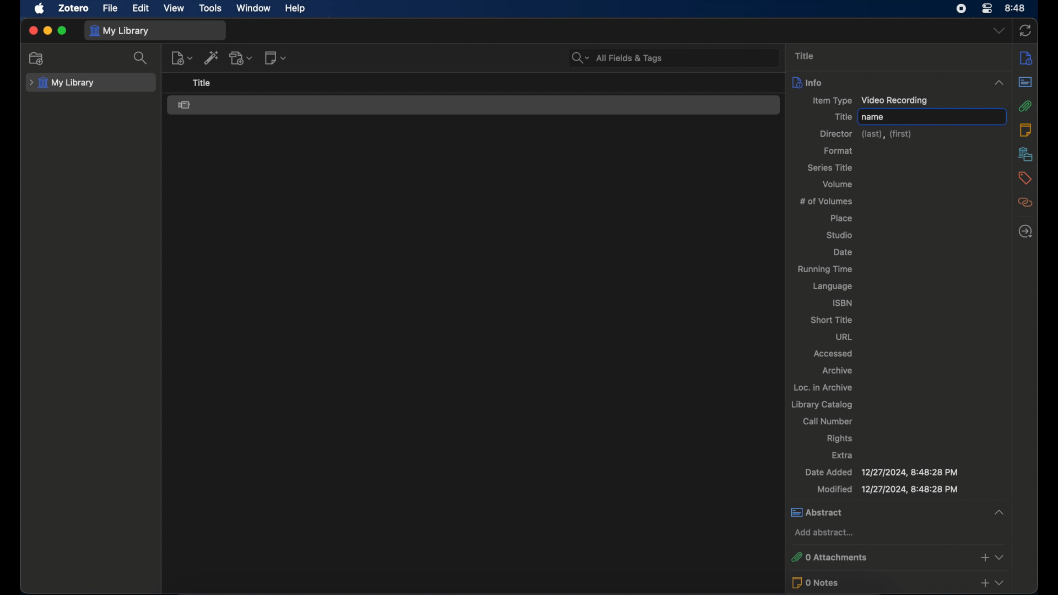 This screenshot has width=1058, height=595. What do you see at coordinates (1001, 557) in the screenshot?
I see `dropdown` at bounding box center [1001, 557].